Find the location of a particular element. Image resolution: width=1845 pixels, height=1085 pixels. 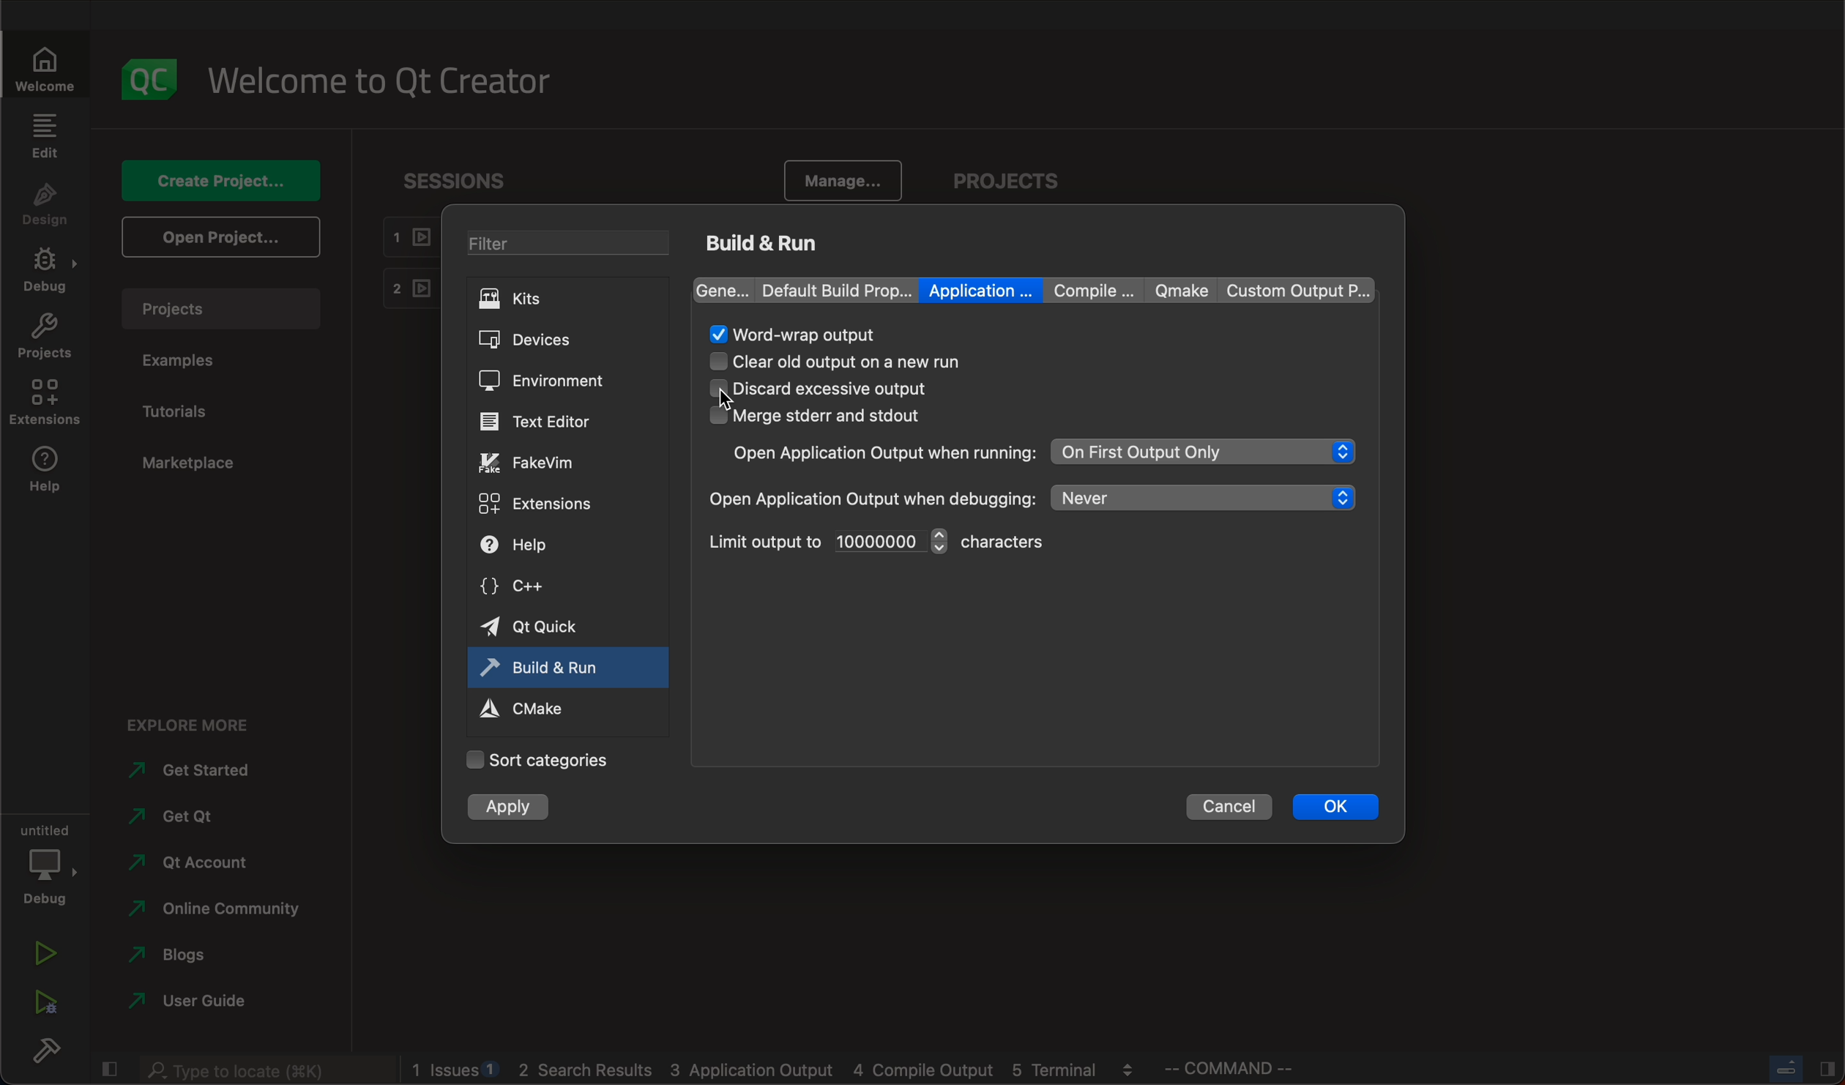

debug is located at coordinates (43, 865).